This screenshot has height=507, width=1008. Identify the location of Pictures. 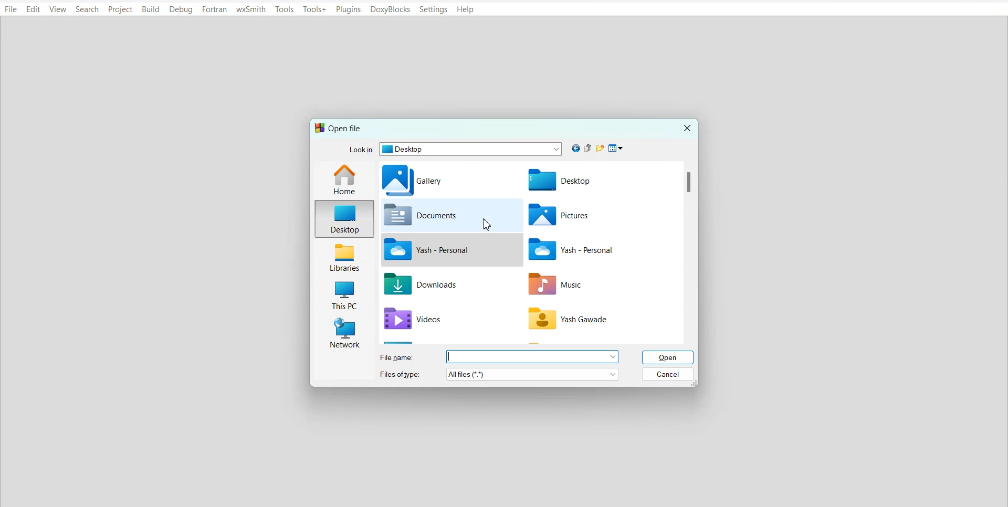
(599, 214).